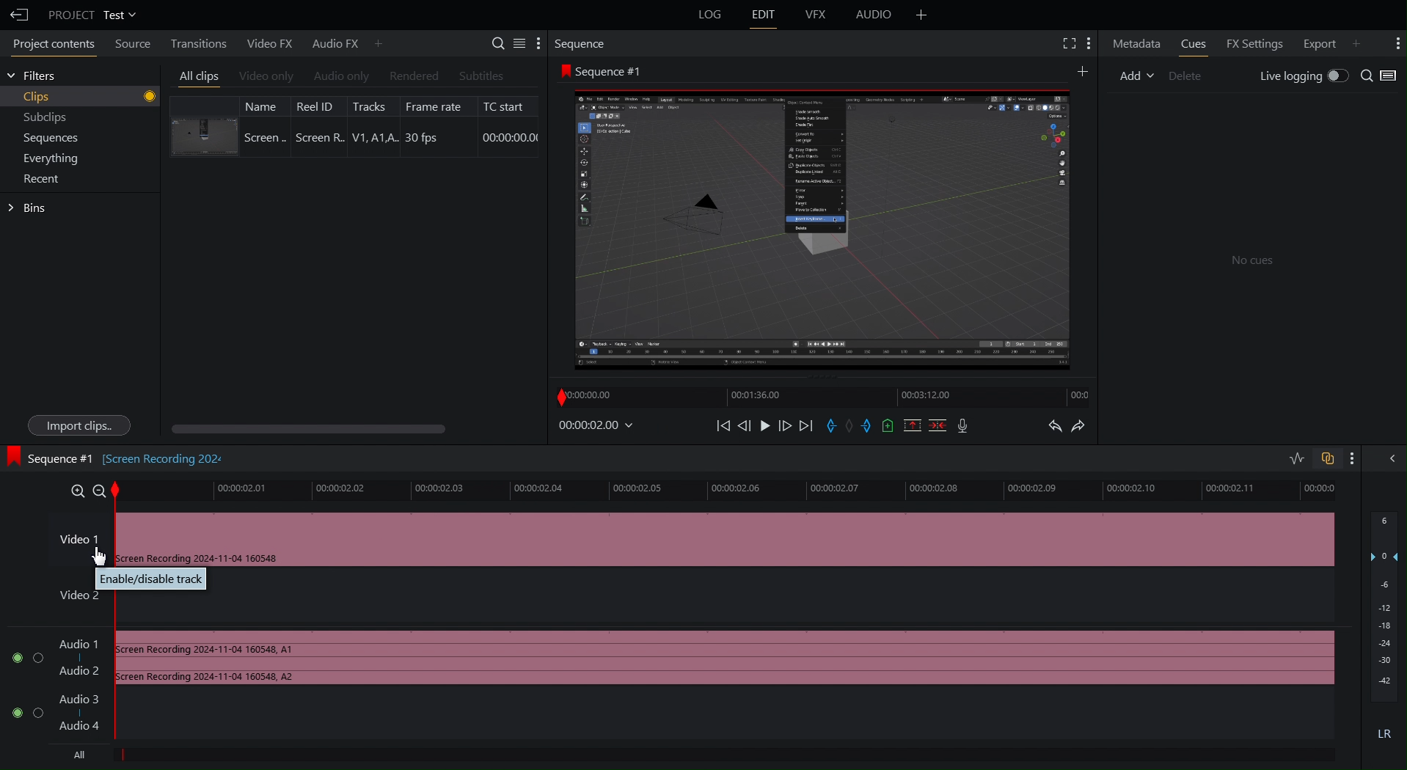  I want to click on Timeline, so click(727, 490).